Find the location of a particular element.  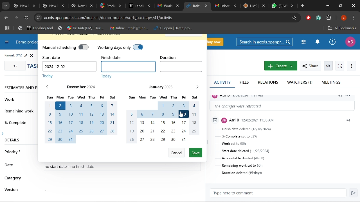

scrollbar is located at coordinates (205, 160).